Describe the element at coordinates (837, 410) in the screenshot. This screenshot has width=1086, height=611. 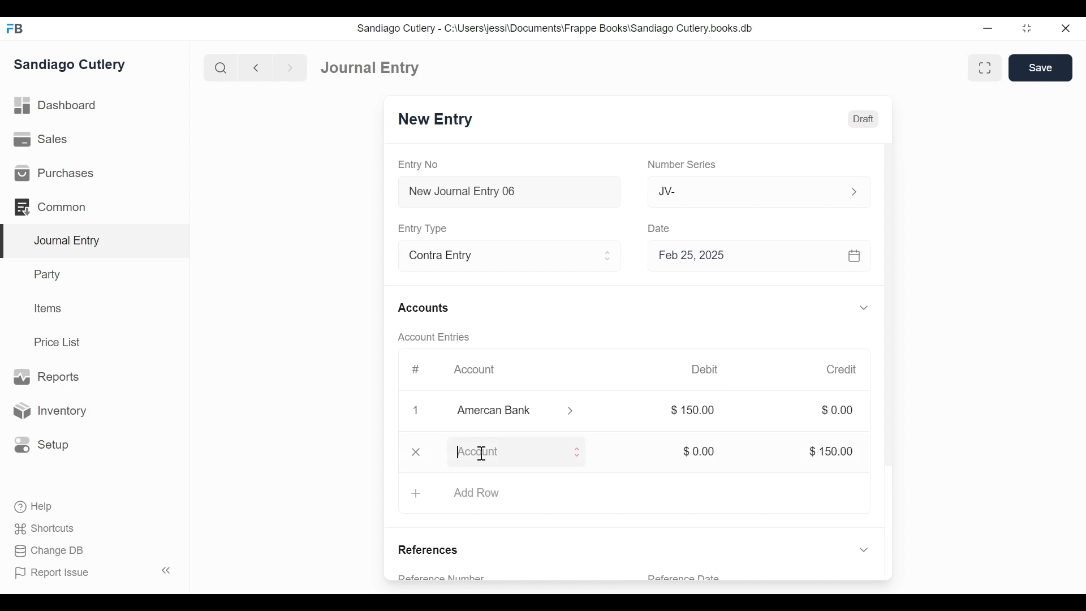
I see `$0.00` at that location.